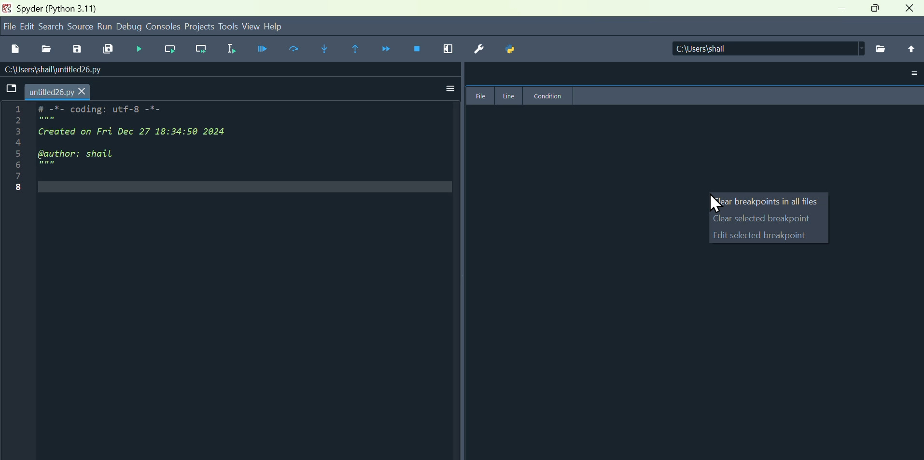  What do you see at coordinates (28, 28) in the screenshot?
I see `Edit` at bounding box center [28, 28].